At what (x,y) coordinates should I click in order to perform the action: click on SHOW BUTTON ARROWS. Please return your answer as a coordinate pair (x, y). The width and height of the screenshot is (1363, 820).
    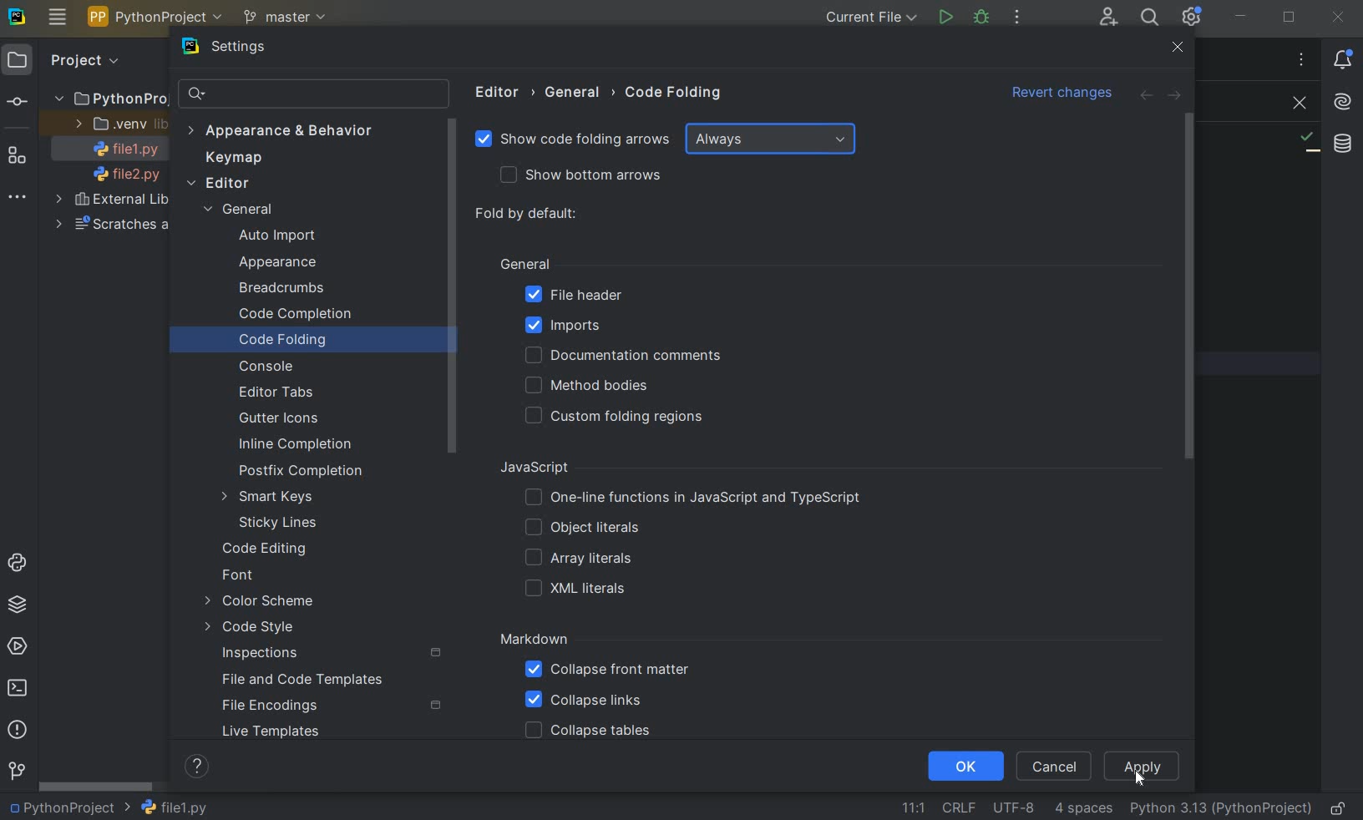
    Looking at the image, I should click on (589, 176).